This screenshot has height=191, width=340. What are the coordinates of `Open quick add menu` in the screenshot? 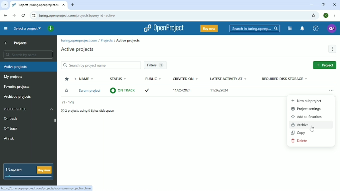 It's located at (51, 29).